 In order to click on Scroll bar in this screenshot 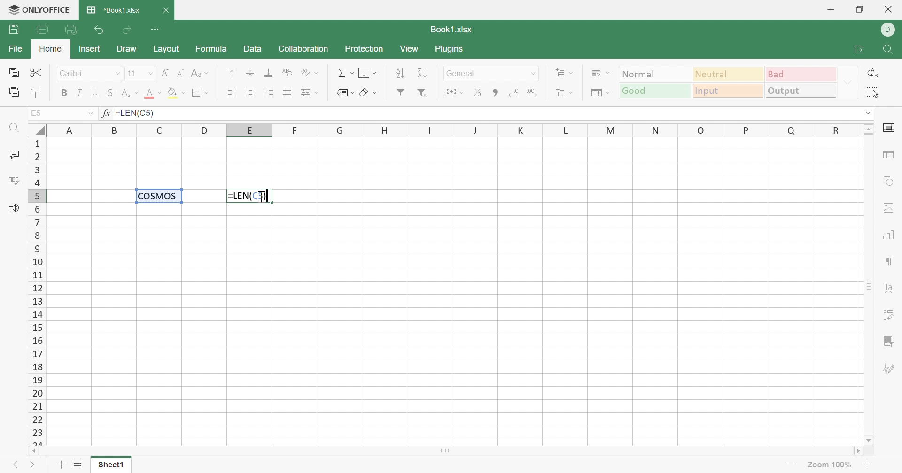, I will do `click(445, 451)`.